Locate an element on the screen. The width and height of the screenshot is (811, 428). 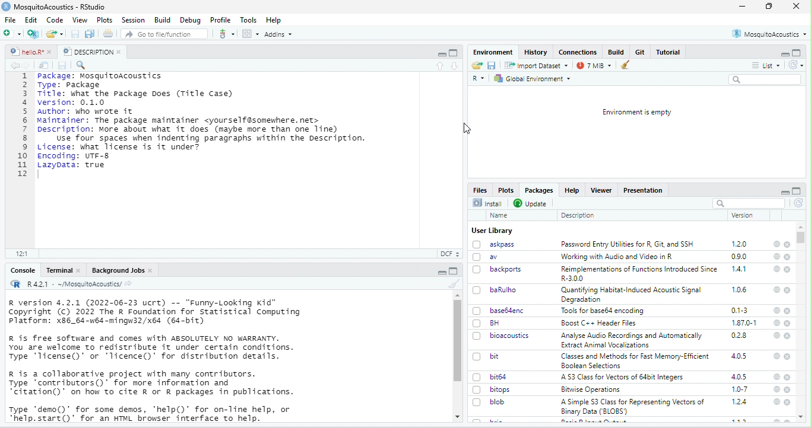
Git is located at coordinates (641, 52).